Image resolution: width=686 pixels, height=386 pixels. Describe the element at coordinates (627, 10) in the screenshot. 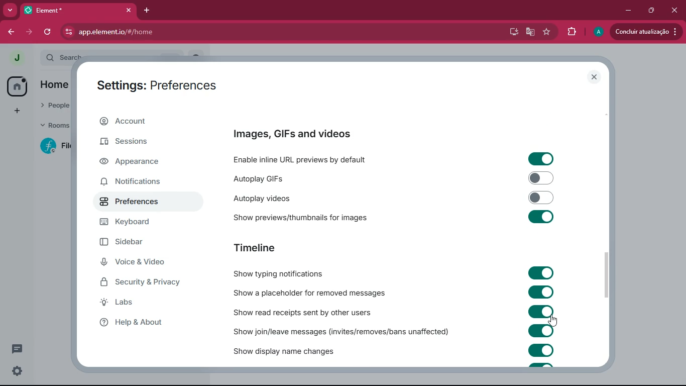

I see `minimize` at that location.